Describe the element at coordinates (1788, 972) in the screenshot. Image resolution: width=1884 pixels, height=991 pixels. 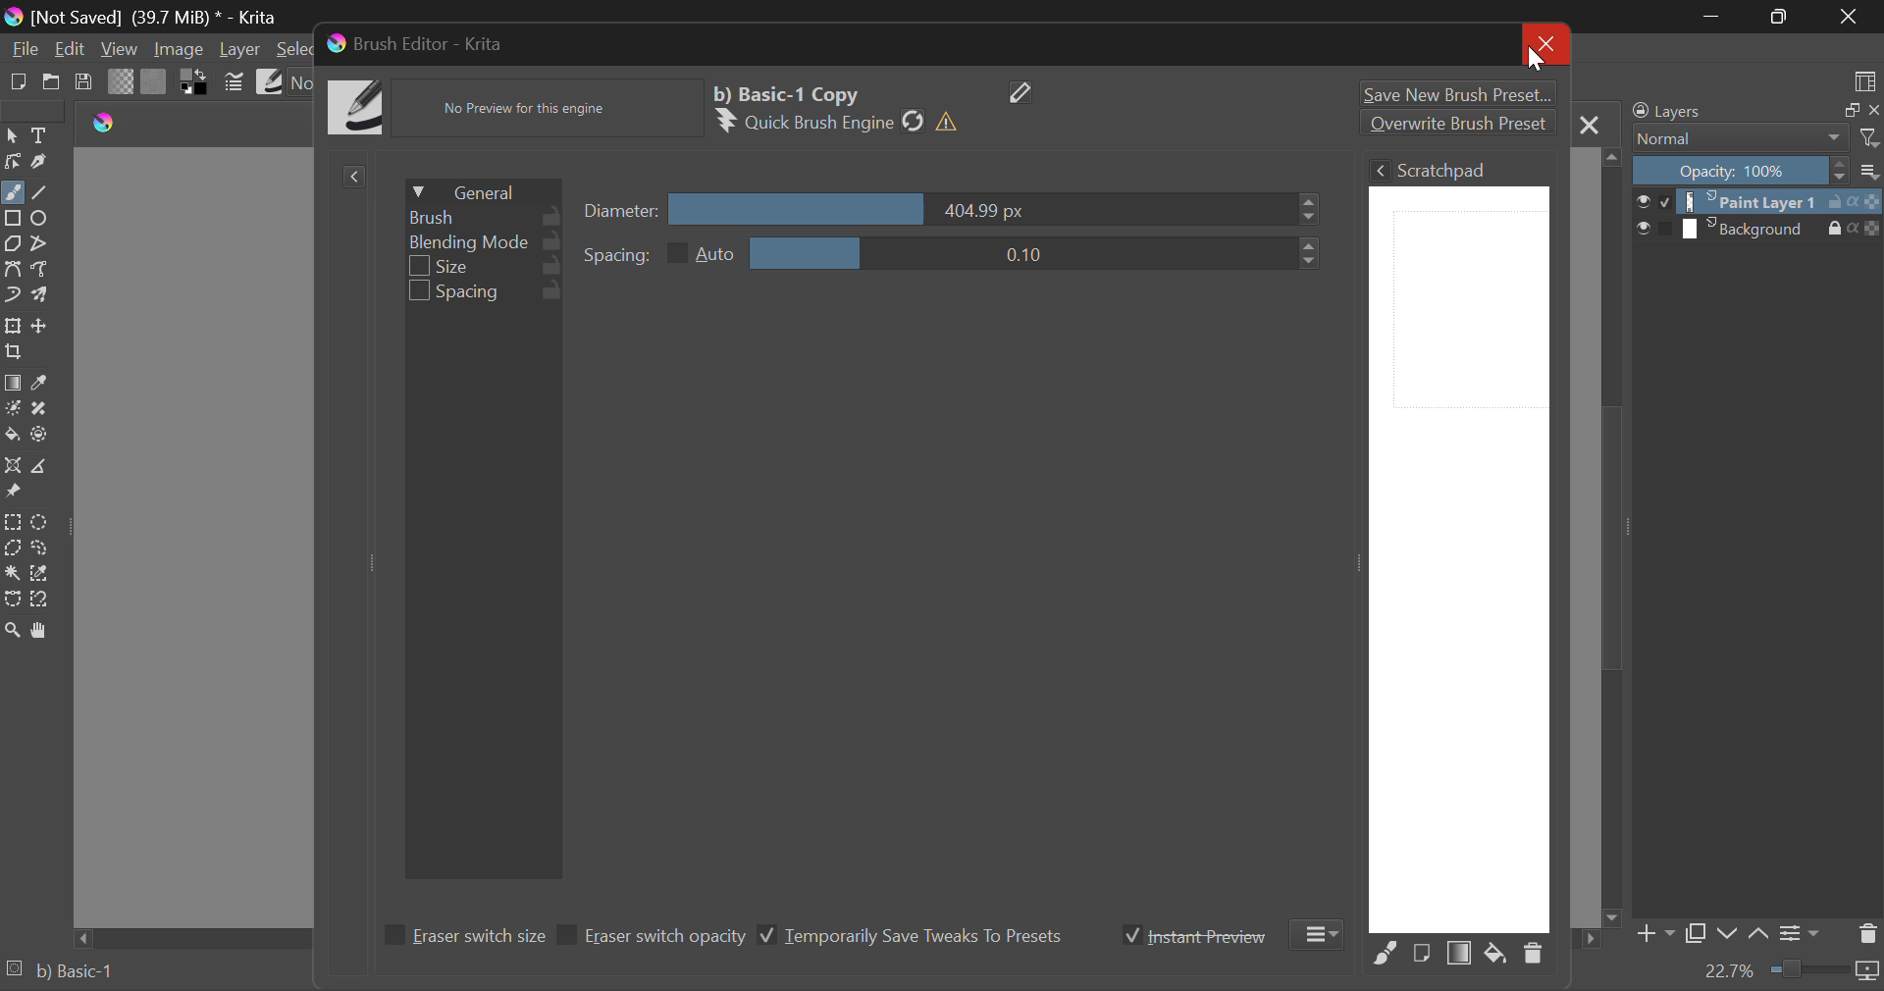
I see `Zoom 22.7%` at that location.